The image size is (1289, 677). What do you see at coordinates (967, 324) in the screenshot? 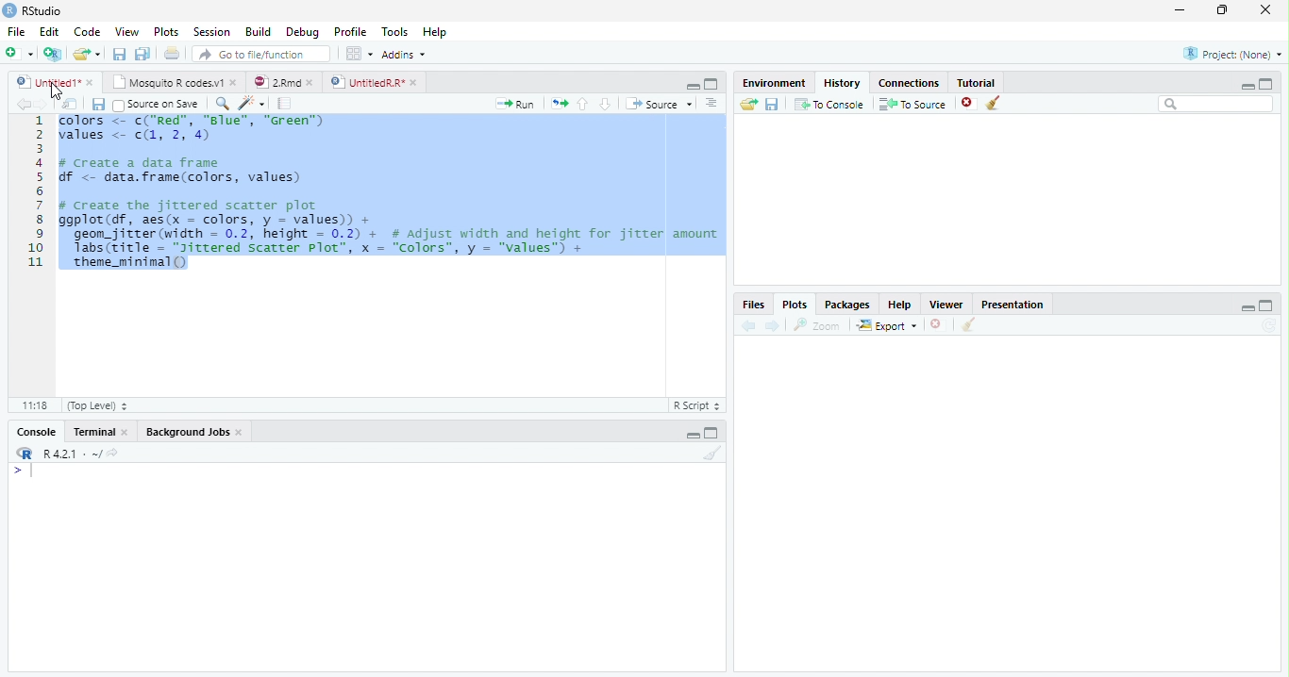
I see `Clear all plots` at bounding box center [967, 324].